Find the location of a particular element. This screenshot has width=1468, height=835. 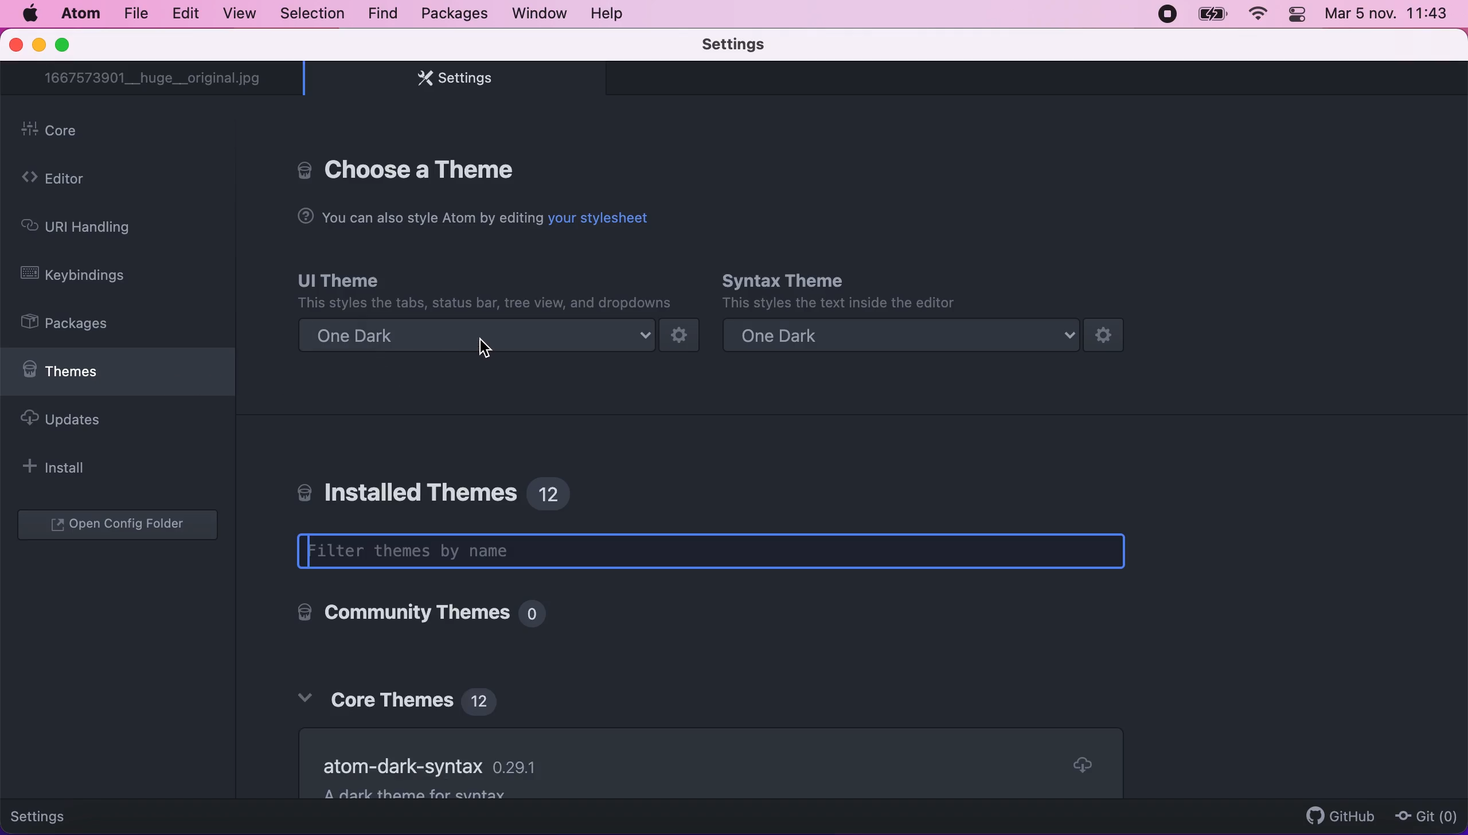

atom is located at coordinates (79, 17).